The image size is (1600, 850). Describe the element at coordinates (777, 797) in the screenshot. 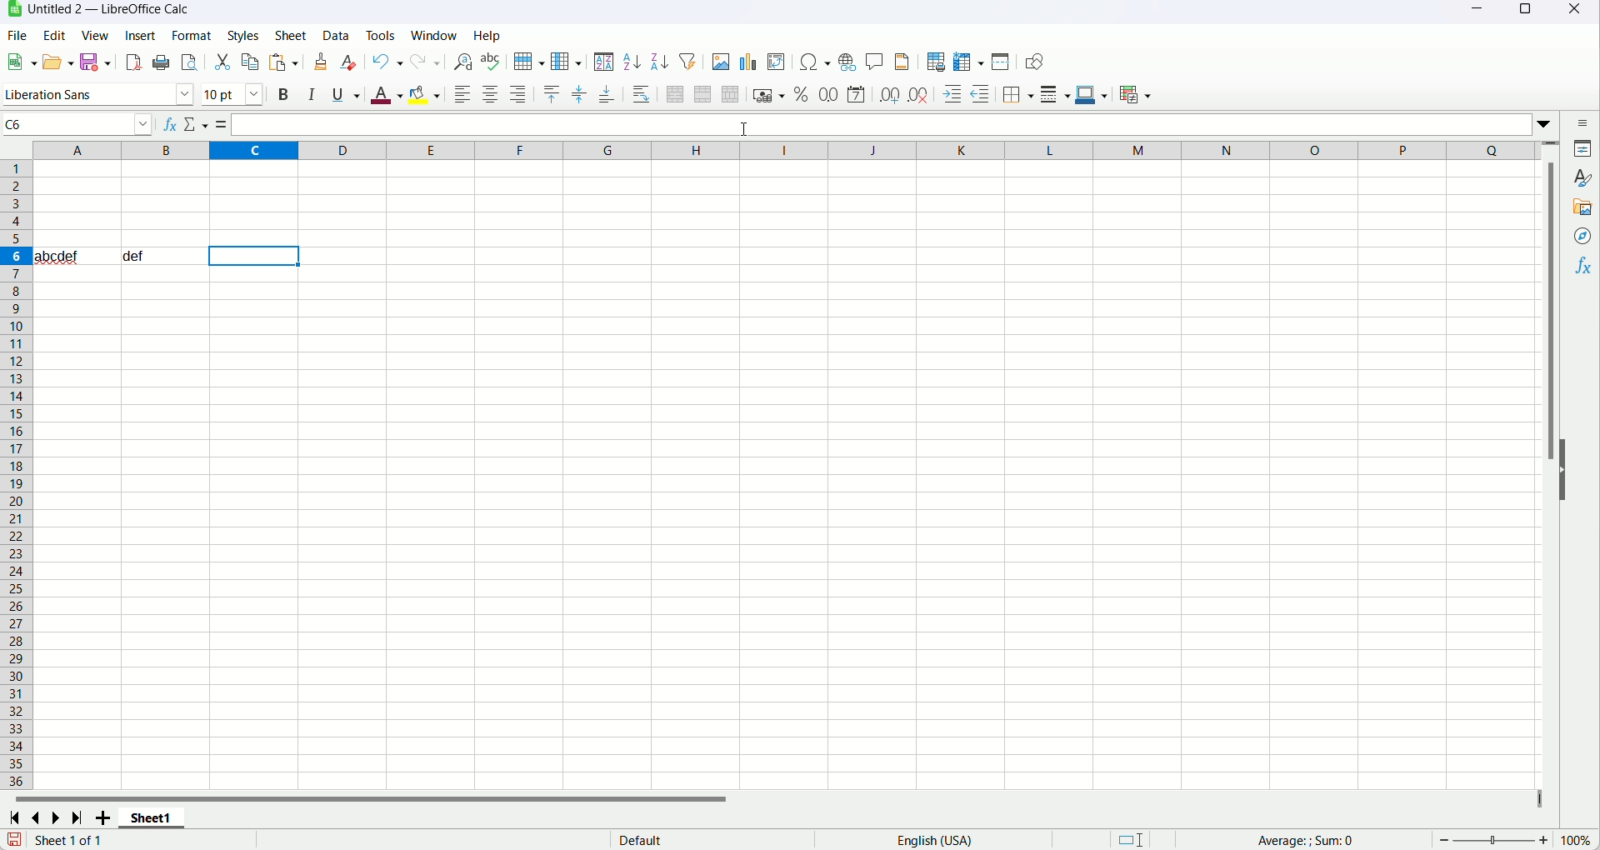

I see `horizontal scroll bar` at that location.